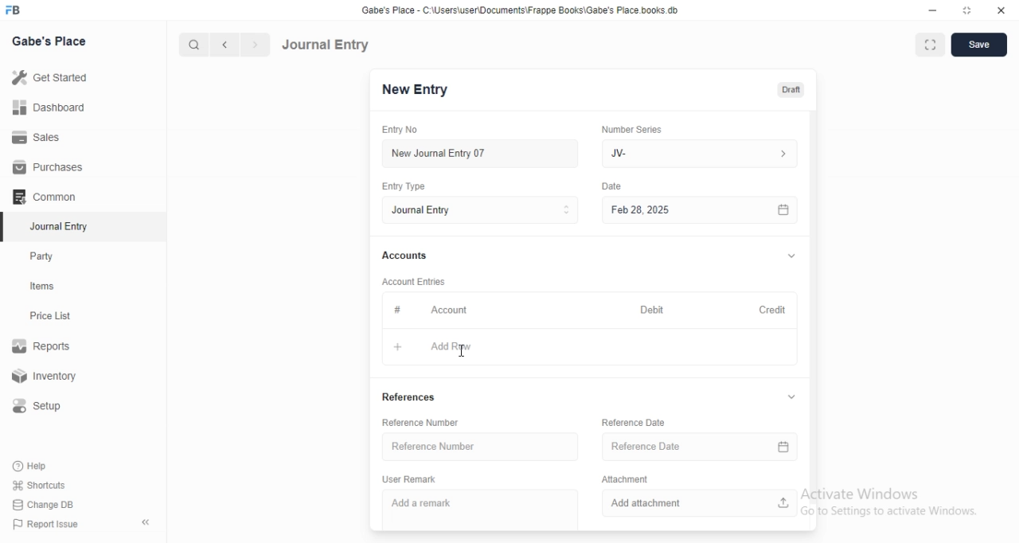 This screenshot has width=1019, height=543. Describe the element at coordinates (256, 45) in the screenshot. I see `forward` at that location.